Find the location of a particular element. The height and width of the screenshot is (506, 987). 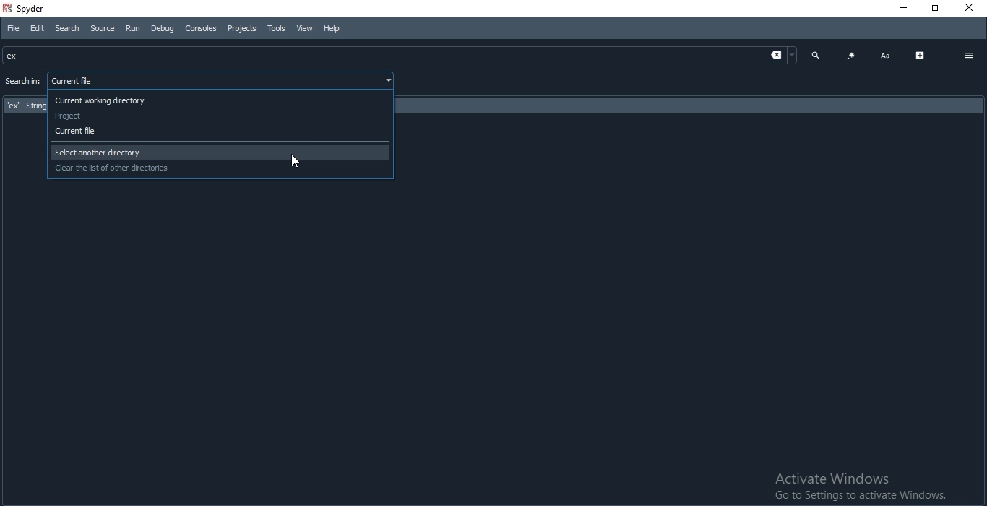

Edit is located at coordinates (38, 28).